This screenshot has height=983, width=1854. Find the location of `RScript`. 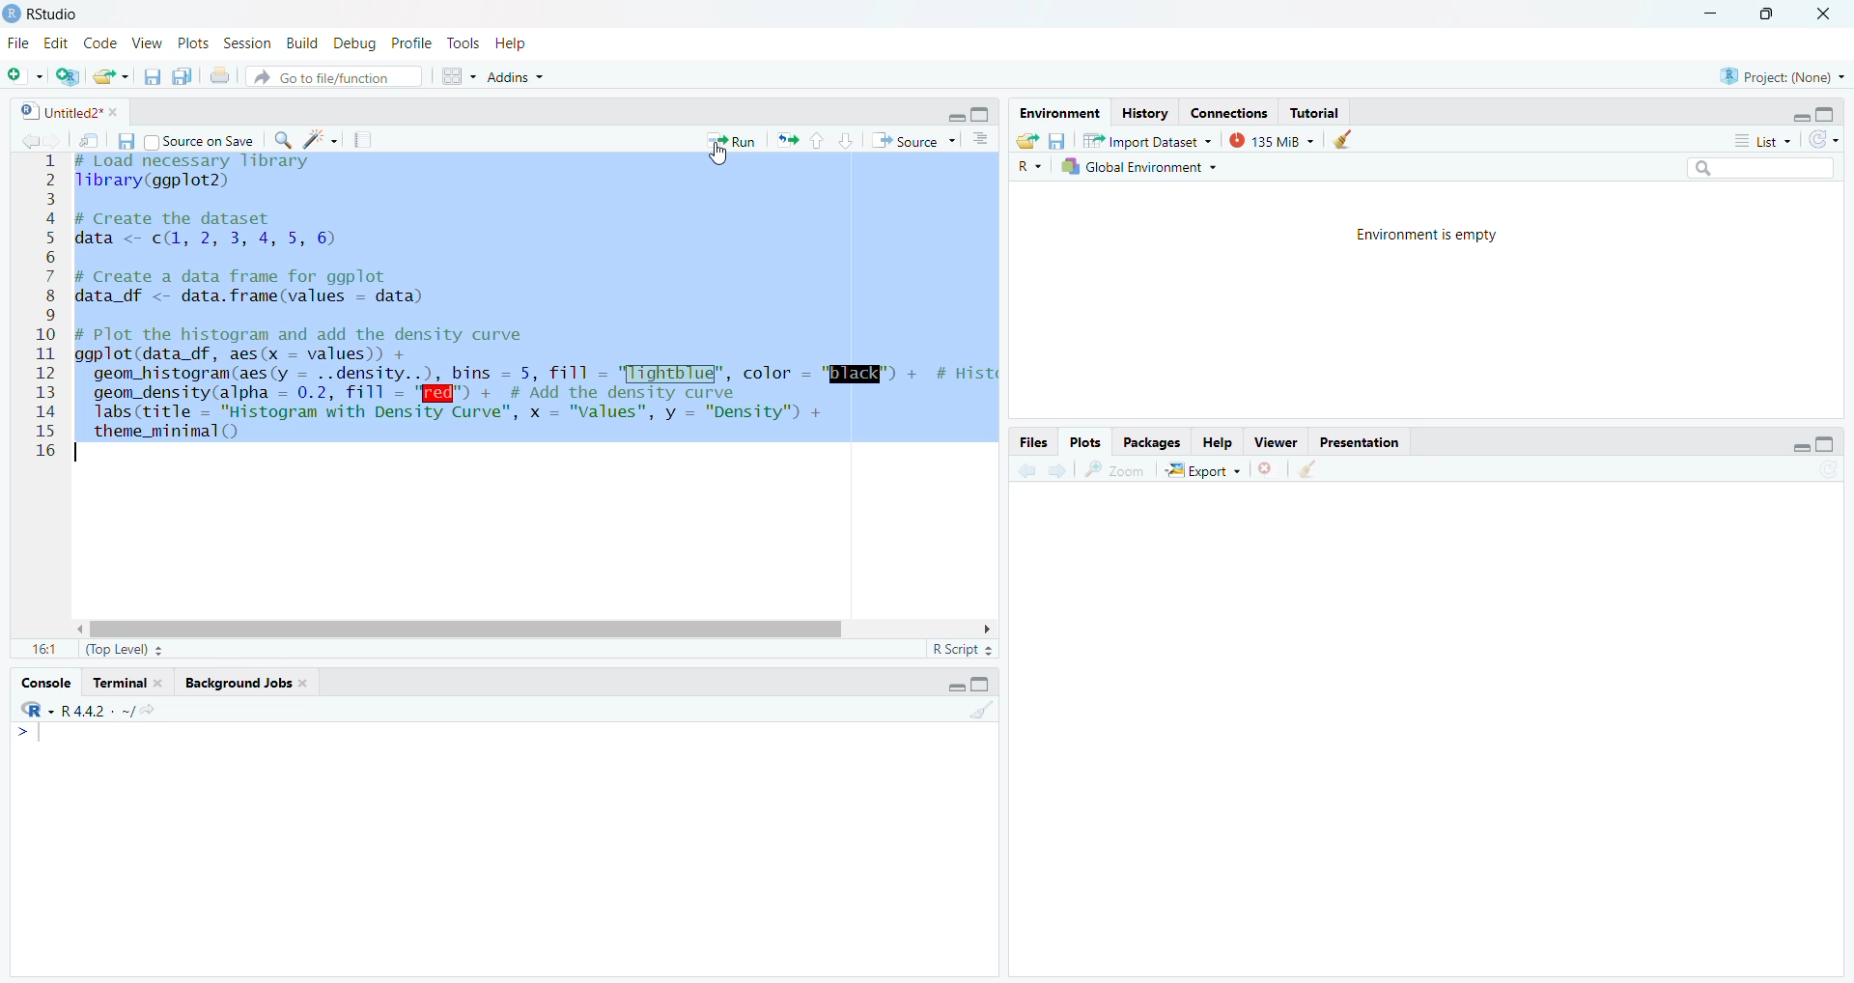

RScript is located at coordinates (961, 647).